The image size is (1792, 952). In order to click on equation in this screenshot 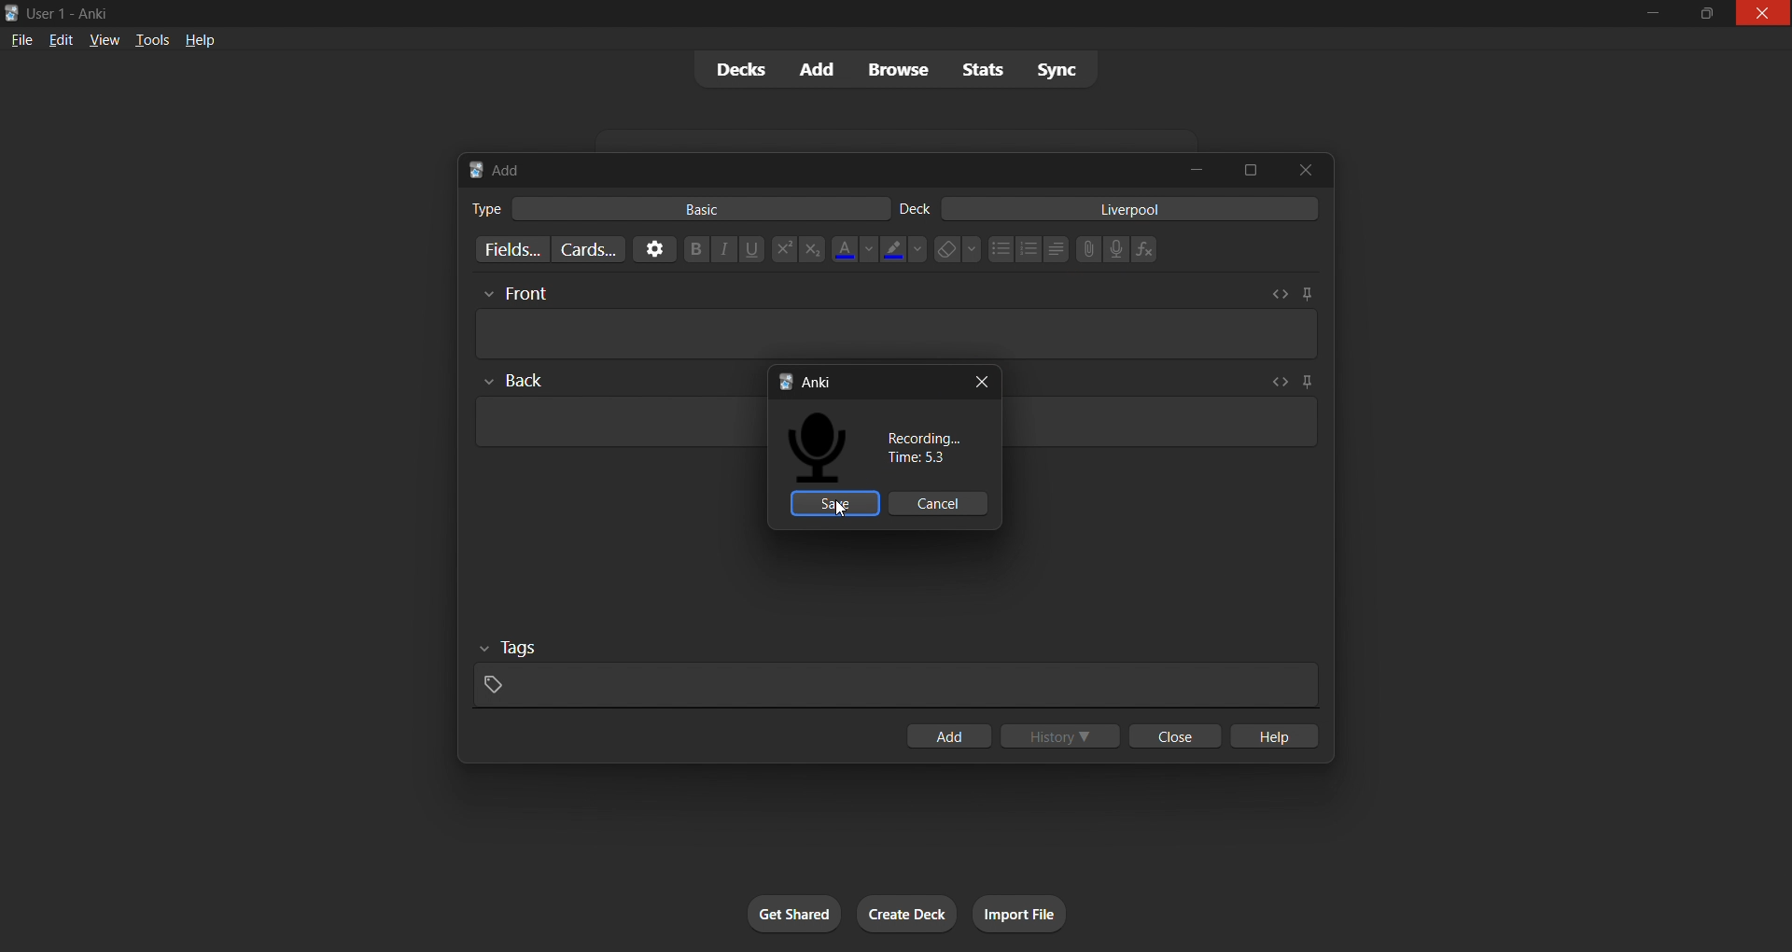, I will do `click(1148, 250)`.